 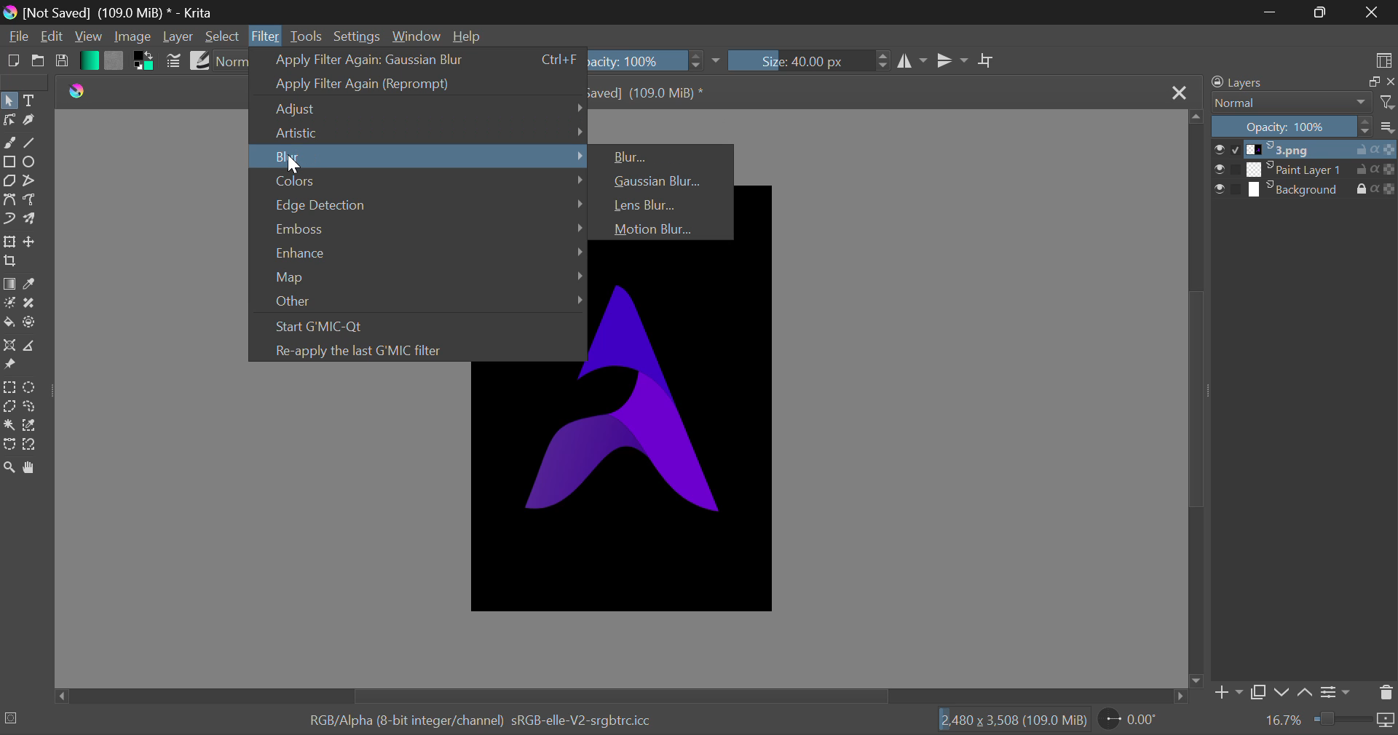 I want to click on Artistic, so click(x=419, y=131).